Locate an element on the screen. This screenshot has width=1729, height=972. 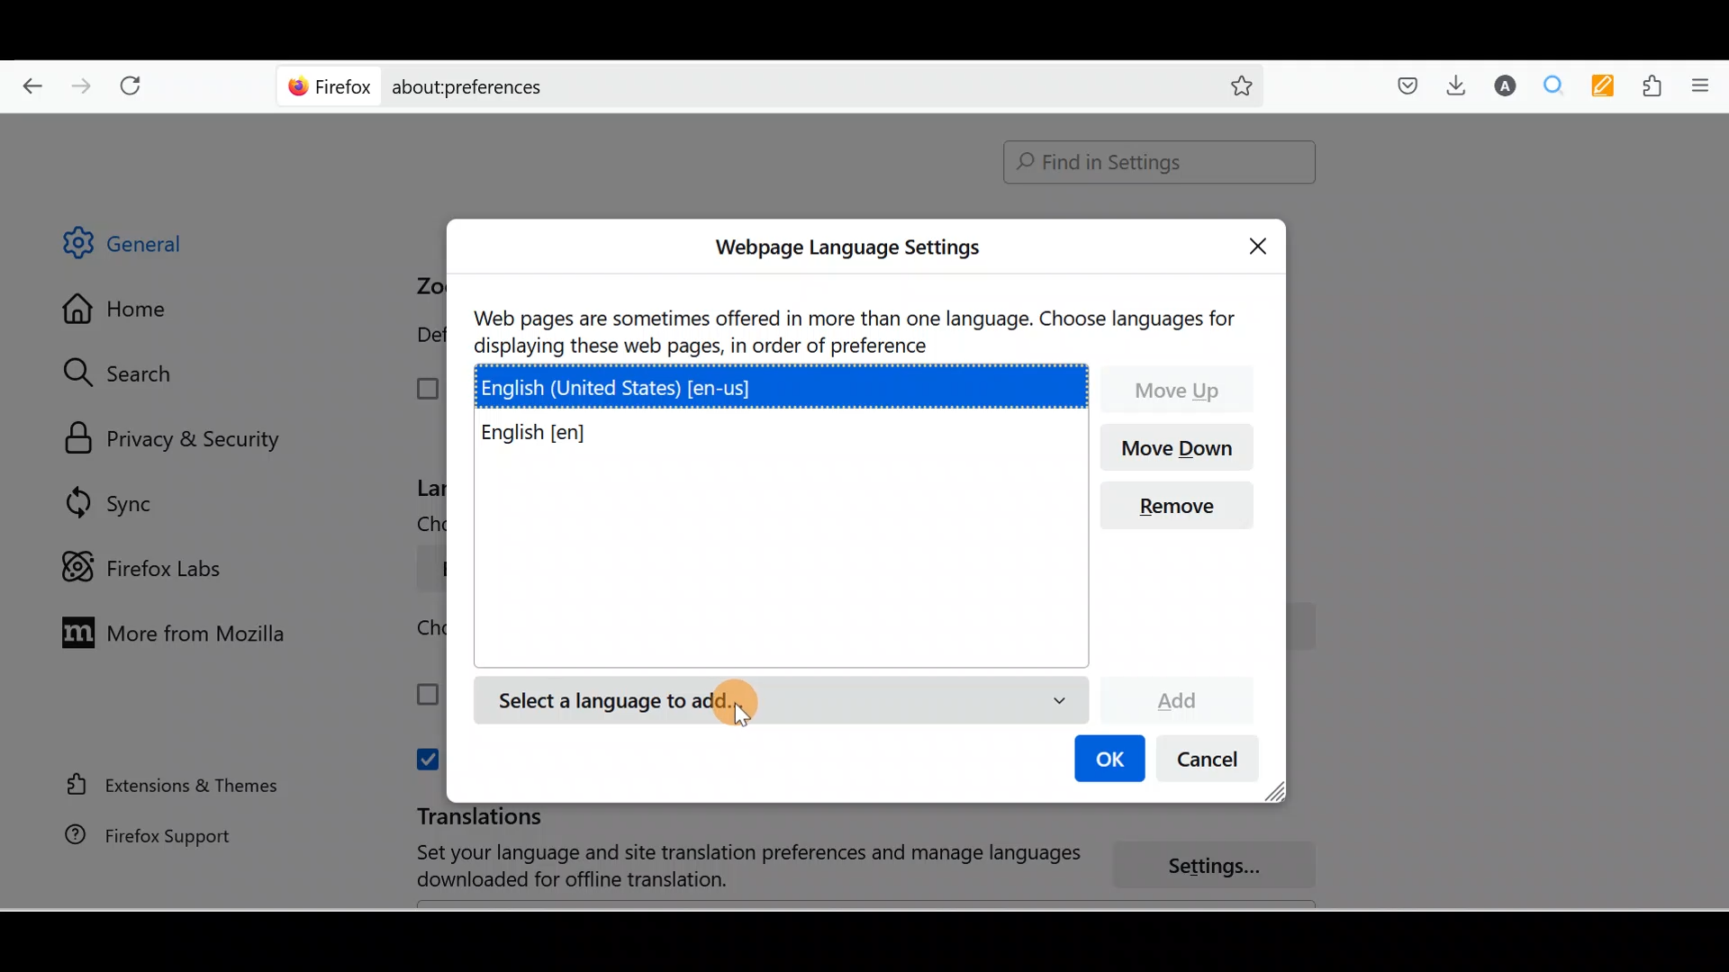
Webpage Language settings is located at coordinates (845, 247).